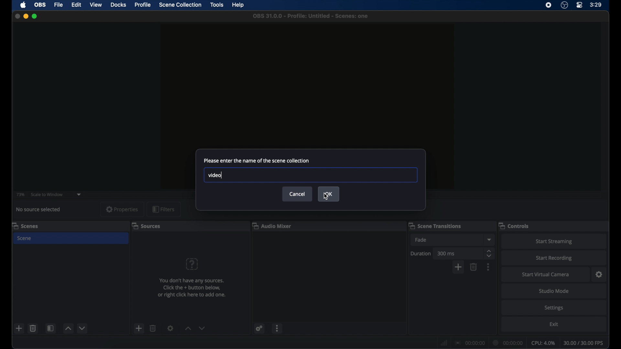 The image size is (621, 349). What do you see at coordinates (421, 253) in the screenshot?
I see `duration` at bounding box center [421, 253].